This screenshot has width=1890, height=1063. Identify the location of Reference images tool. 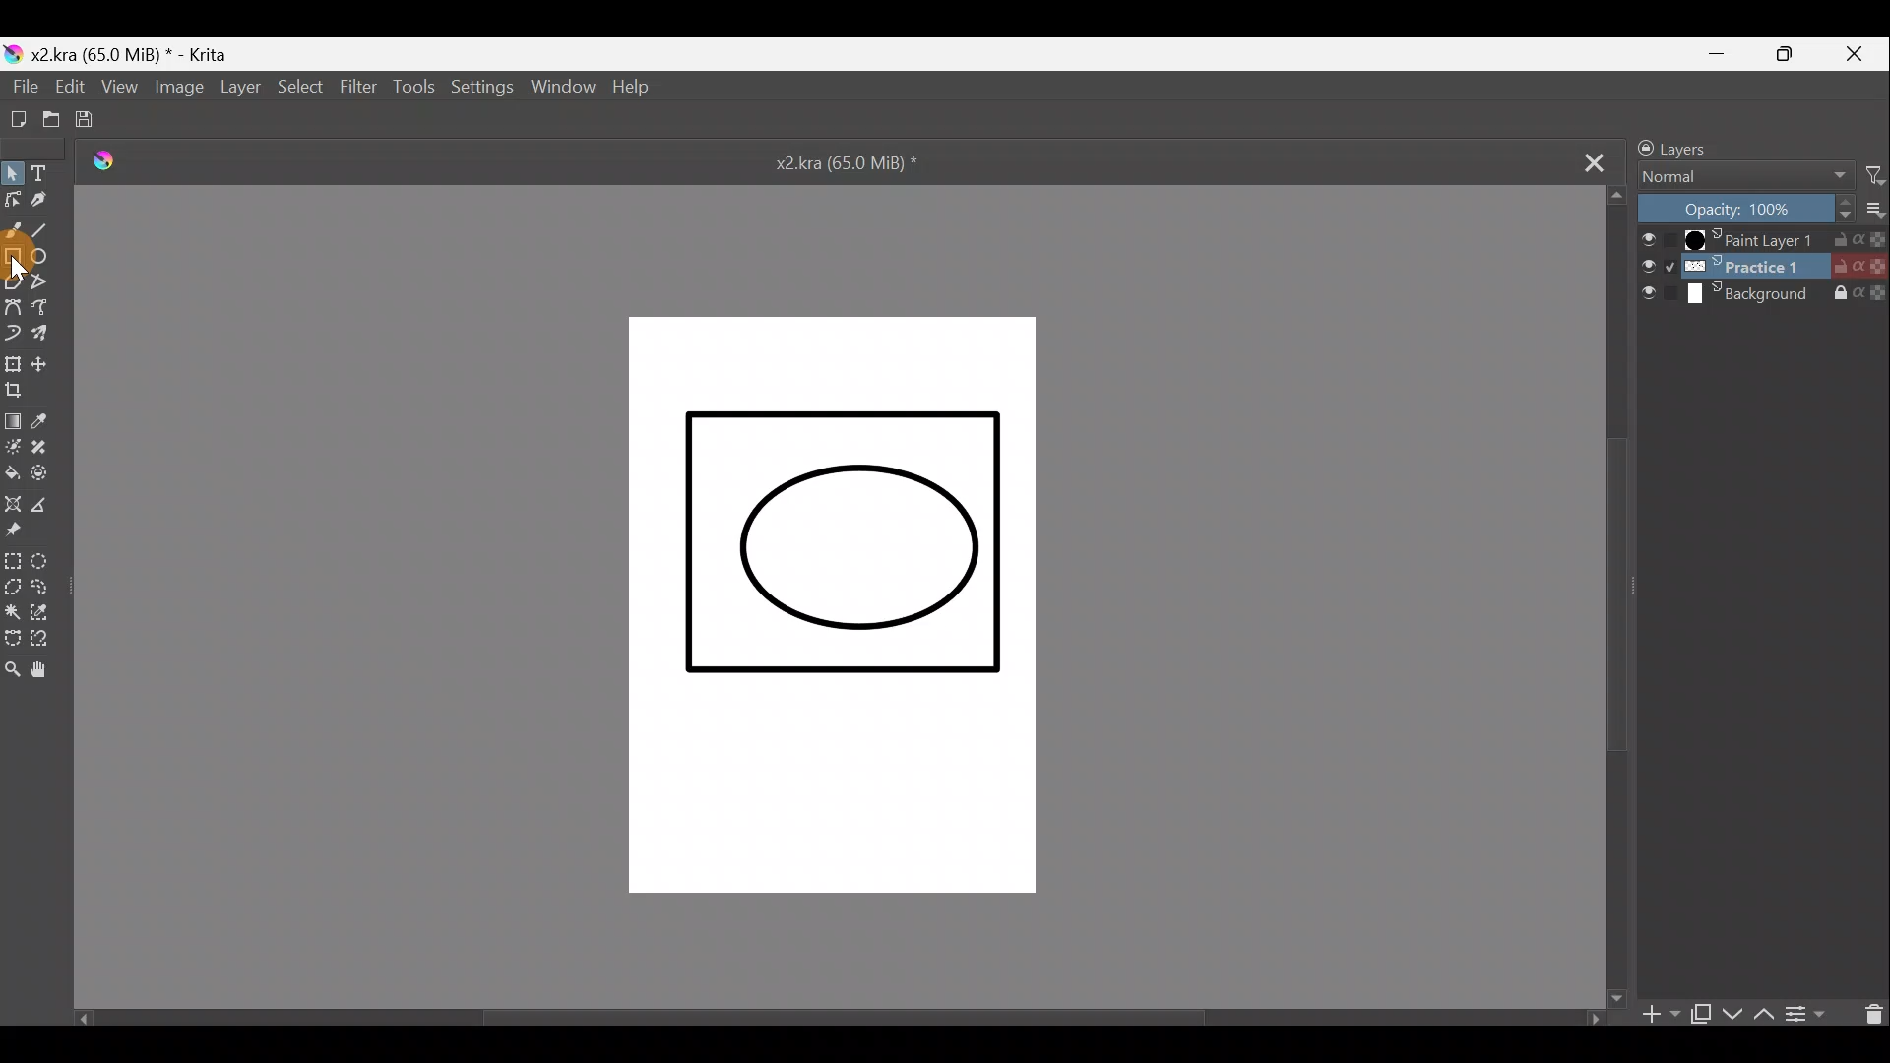
(23, 531).